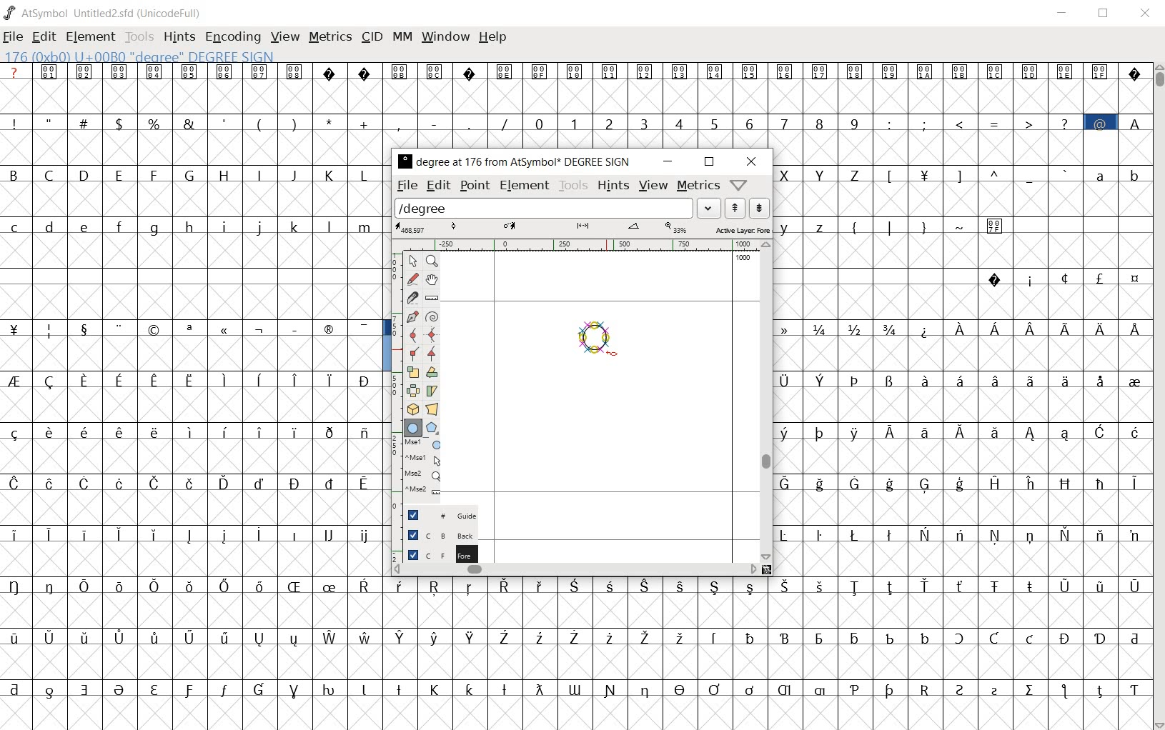 The image size is (1165, 730). I want to click on empty glyph slots, so click(961, 199).